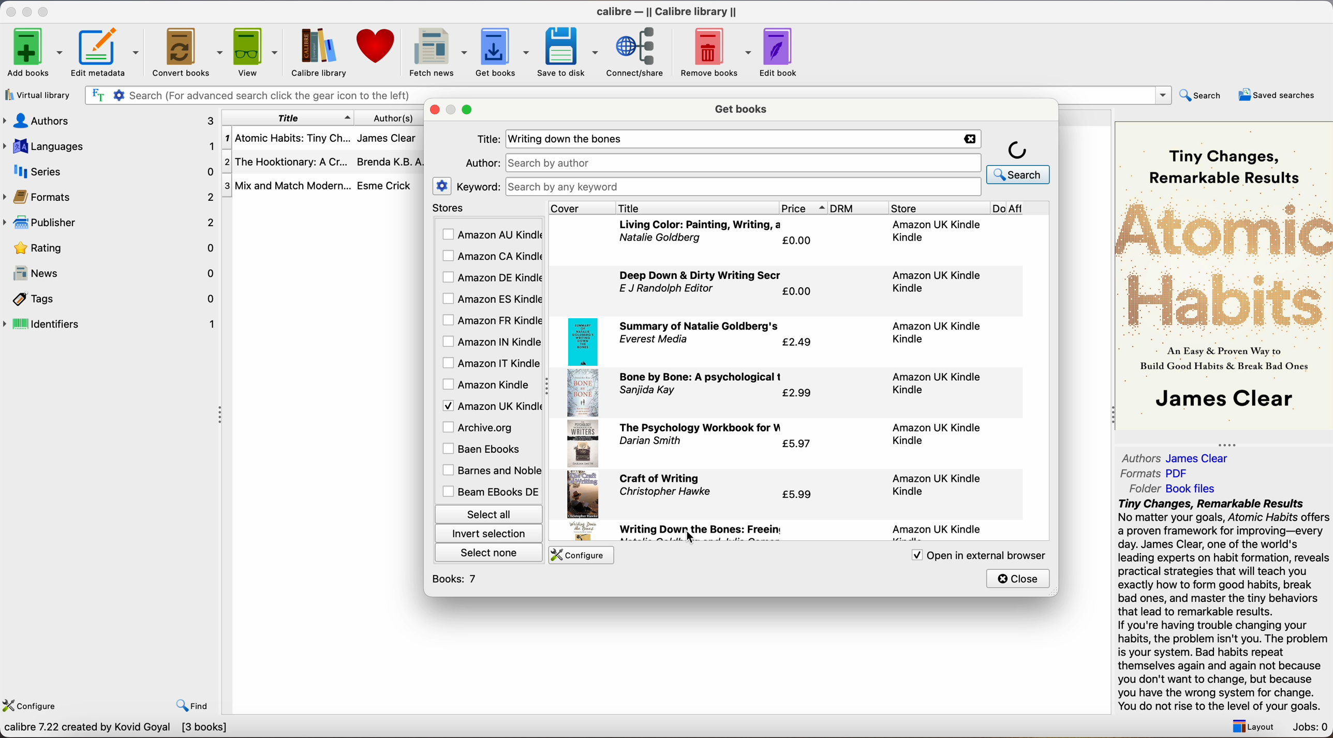  What do you see at coordinates (393, 162) in the screenshot?
I see `Brenda K.B.A...` at bounding box center [393, 162].